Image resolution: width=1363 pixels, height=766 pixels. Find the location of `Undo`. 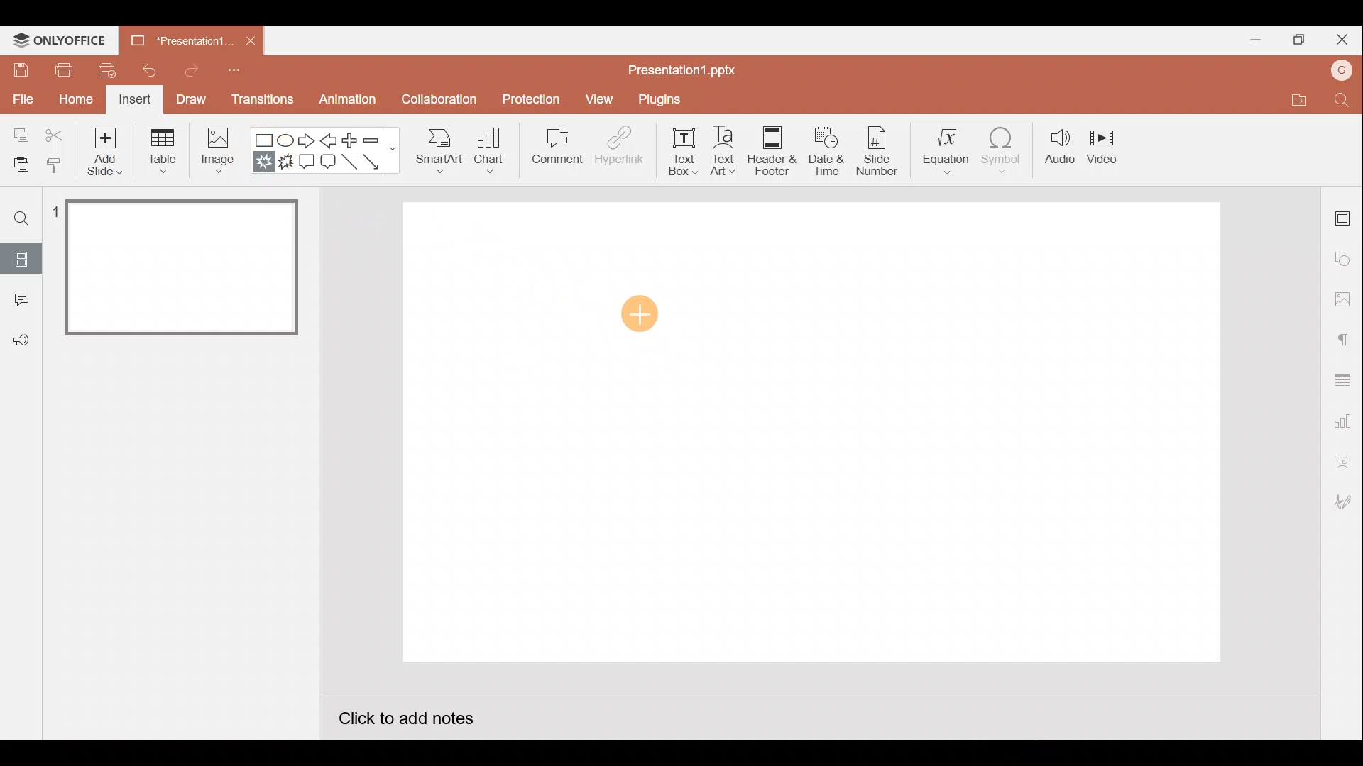

Undo is located at coordinates (148, 68).